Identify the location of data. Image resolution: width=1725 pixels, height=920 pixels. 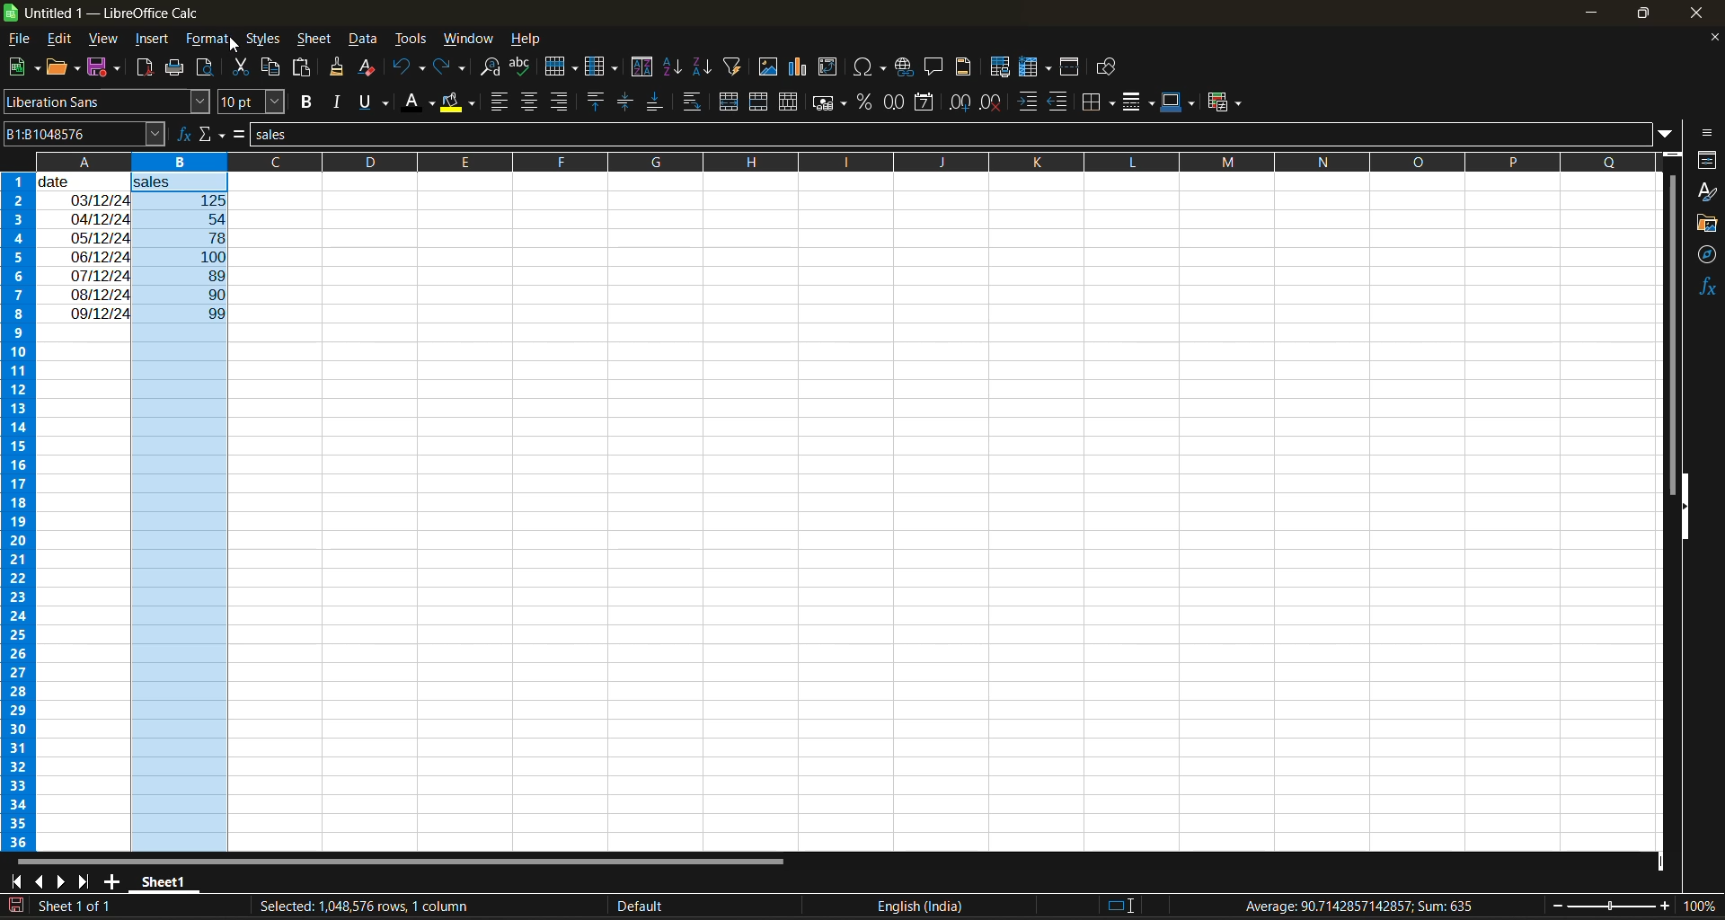
(362, 40).